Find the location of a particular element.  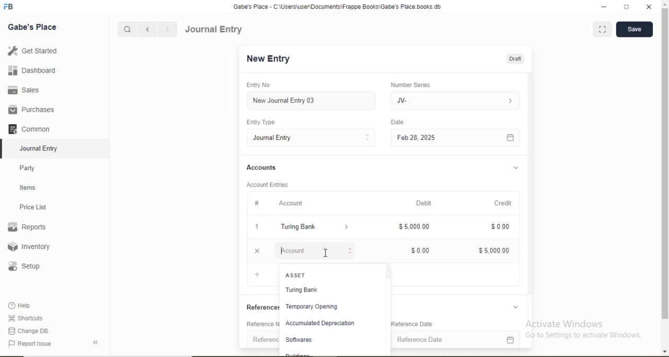

Calendar is located at coordinates (511, 138).